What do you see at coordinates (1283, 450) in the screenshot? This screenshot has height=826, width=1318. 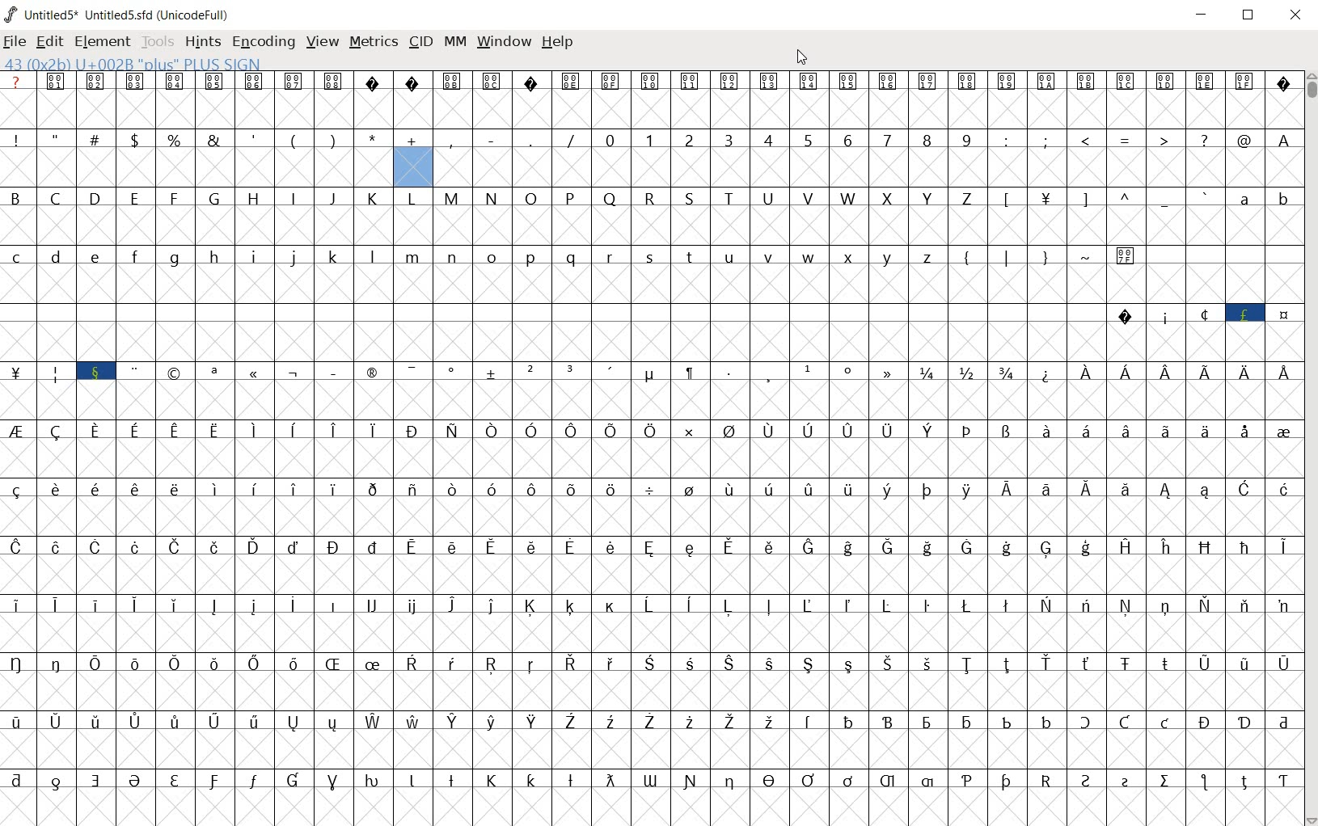 I see `special characters` at bounding box center [1283, 450].